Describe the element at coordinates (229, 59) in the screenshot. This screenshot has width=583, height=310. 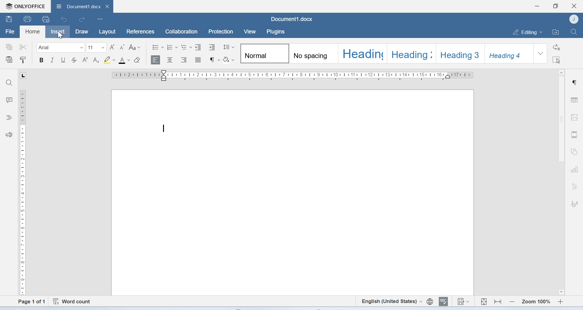
I see `Shading` at that location.